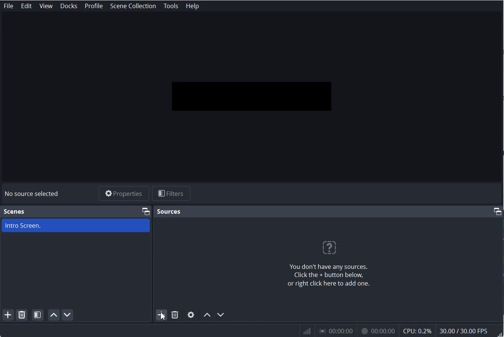 Image resolution: width=504 pixels, height=337 pixels. Describe the element at coordinates (8, 315) in the screenshot. I see `Add Scene` at that location.